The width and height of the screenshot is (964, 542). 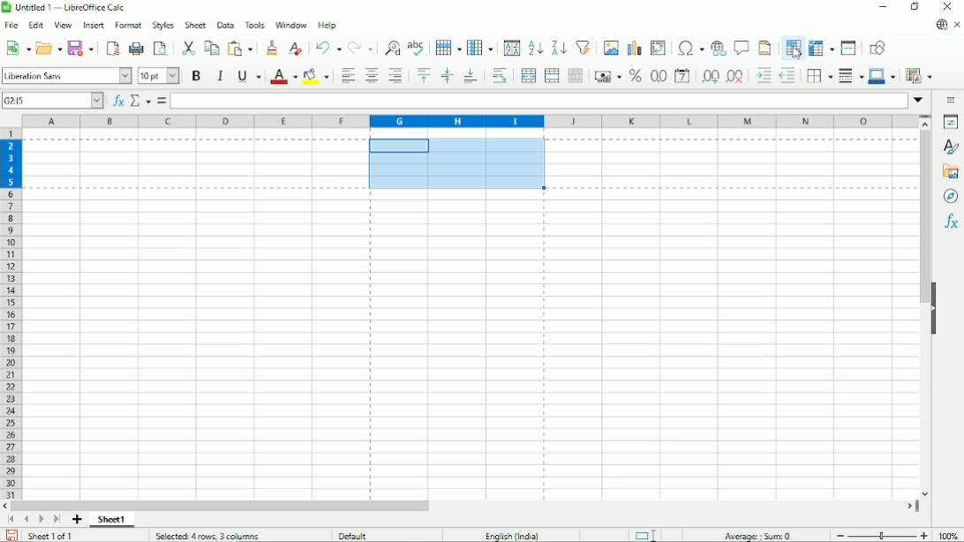 What do you see at coordinates (11, 535) in the screenshot?
I see `Save` at bounding box center [11, 535].